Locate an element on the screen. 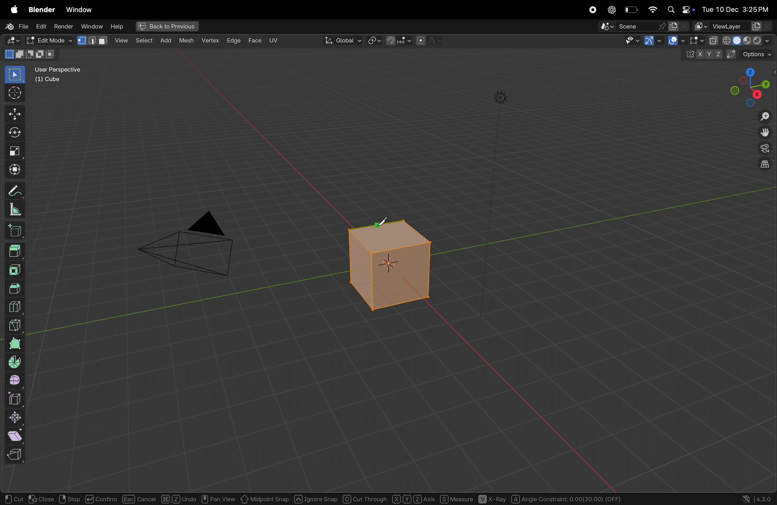 This screenshot has width=777, height=505. Global is located at coordinates (343, 40).